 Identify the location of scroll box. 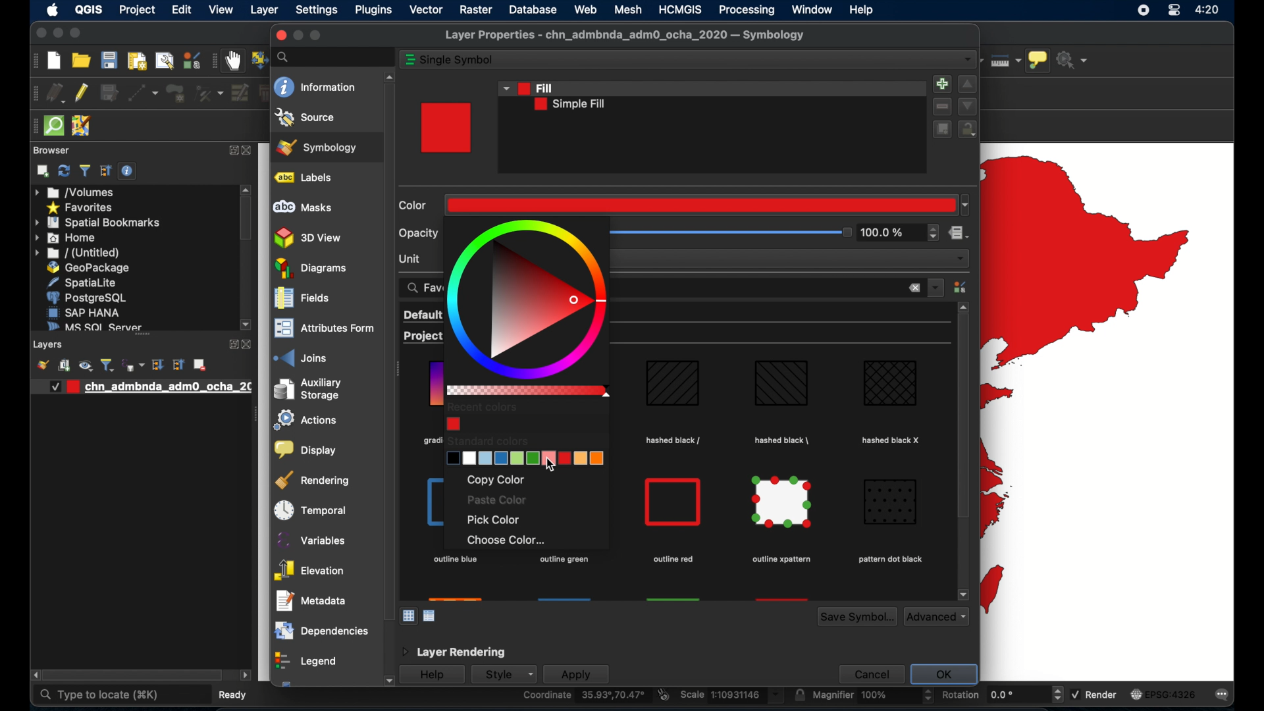
(962, 419).